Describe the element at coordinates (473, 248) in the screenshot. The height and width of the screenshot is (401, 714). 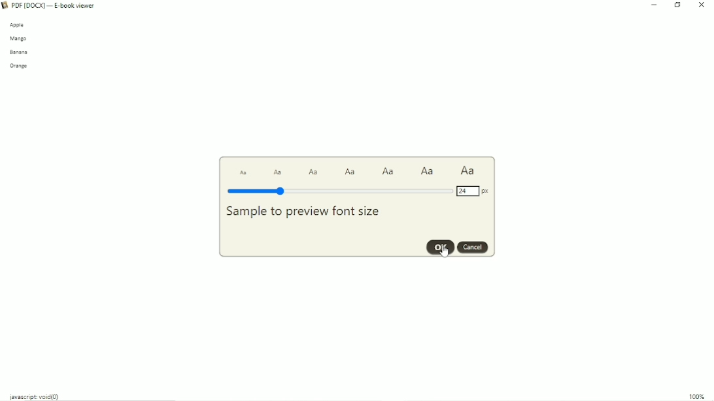
I see `Cancel` at that location.